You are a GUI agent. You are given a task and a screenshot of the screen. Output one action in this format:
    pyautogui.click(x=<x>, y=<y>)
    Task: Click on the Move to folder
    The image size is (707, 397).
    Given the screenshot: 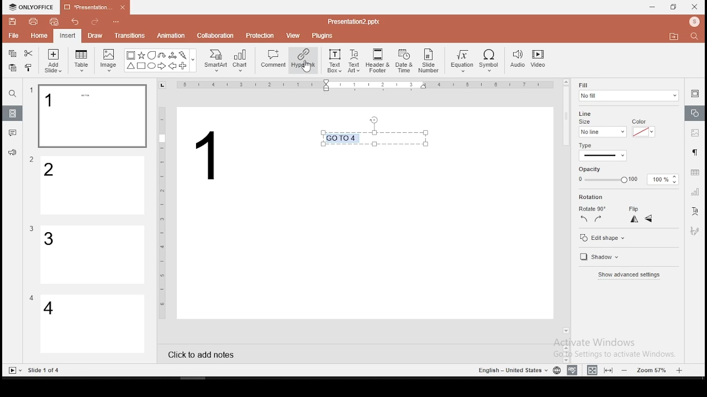 What is the action you would take?
    pyautogui.click(x=676, y=37)
    